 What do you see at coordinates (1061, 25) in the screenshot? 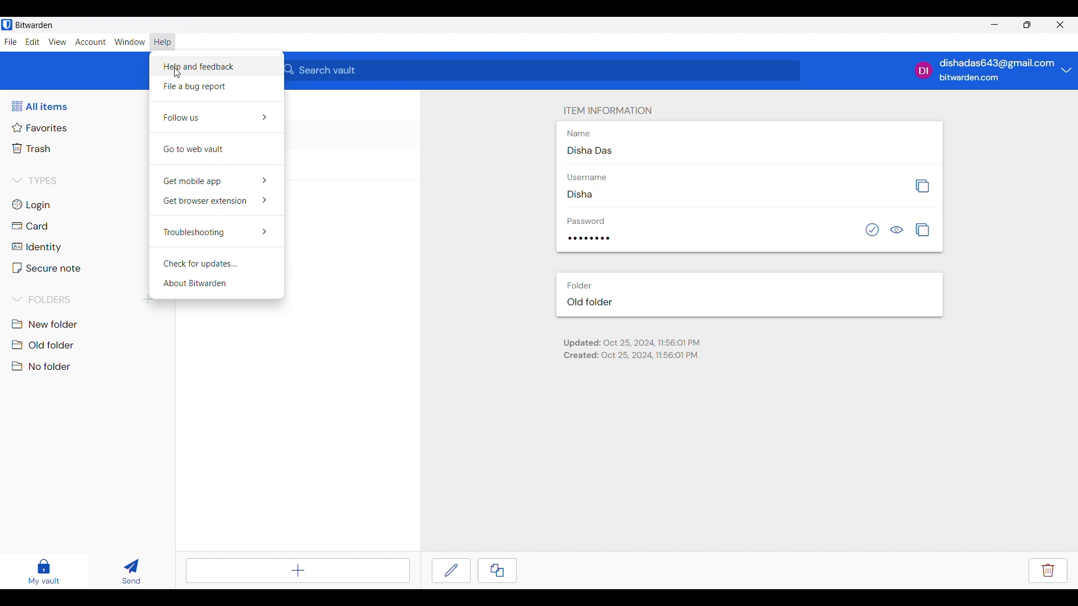
I see `Close interface` at bounding box center [1061, 25].